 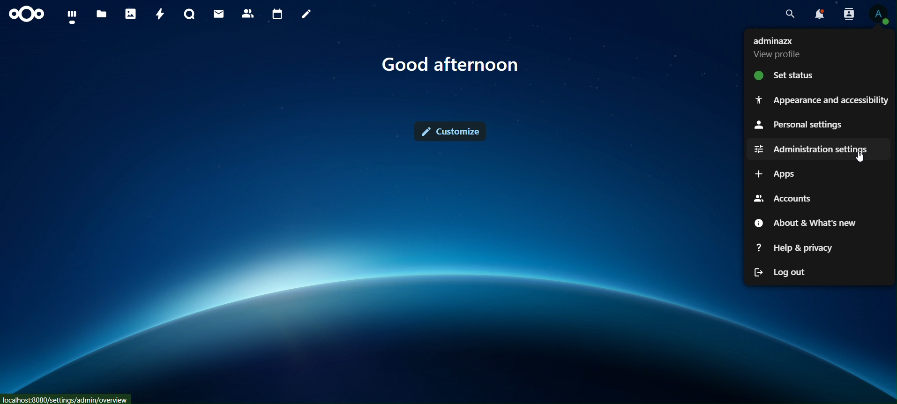 What do you see at coordinates (794, 47) in the screenshot?
I see `view profile` at bounding box center [794, 47].